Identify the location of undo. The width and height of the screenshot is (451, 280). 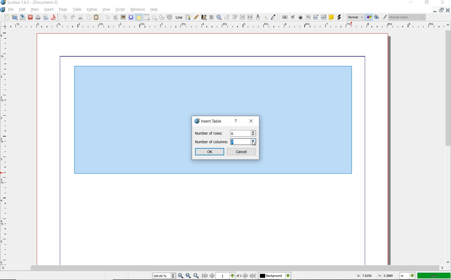
(65, 17).